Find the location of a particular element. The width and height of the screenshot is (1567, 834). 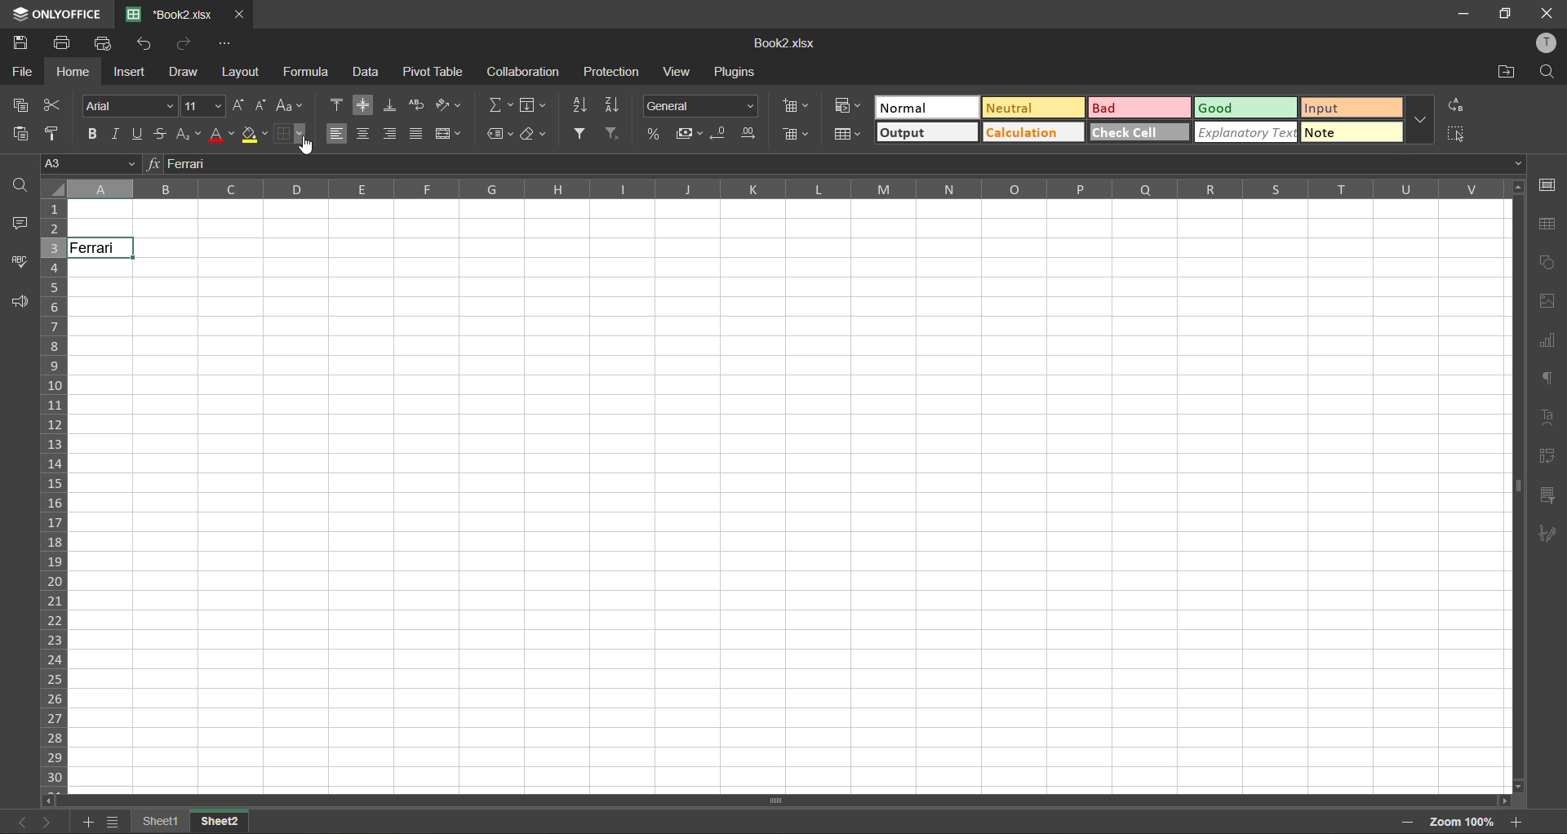

quick print is located at coordinates (104, 43).